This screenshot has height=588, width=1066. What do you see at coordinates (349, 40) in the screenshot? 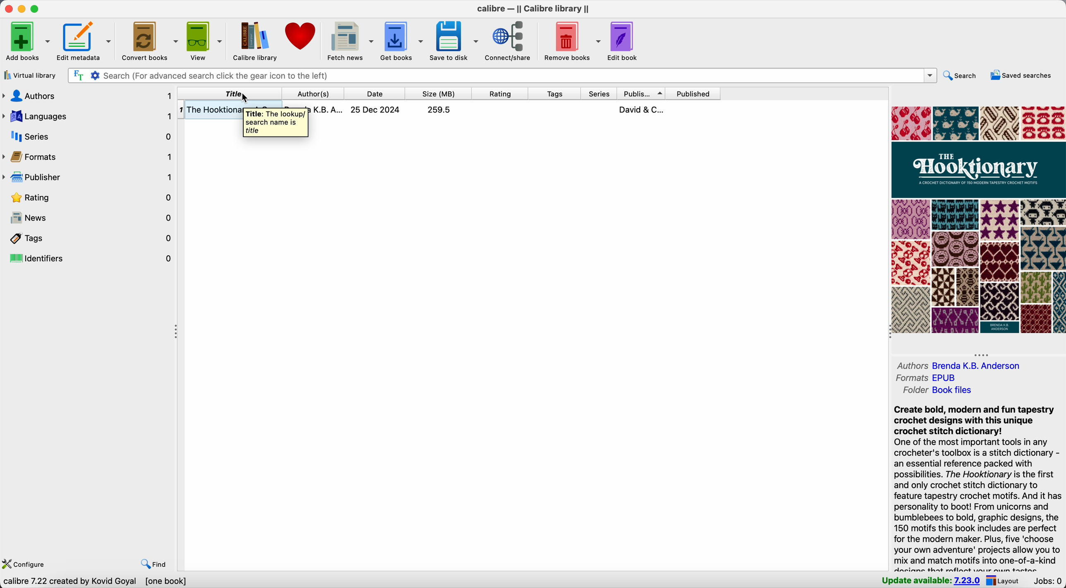
I see `fetch news` at bounding box center [349, 40].